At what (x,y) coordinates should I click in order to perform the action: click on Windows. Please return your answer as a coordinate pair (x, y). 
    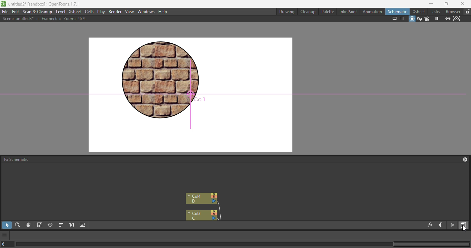
    Looking at the image, I should click on (147, 12).